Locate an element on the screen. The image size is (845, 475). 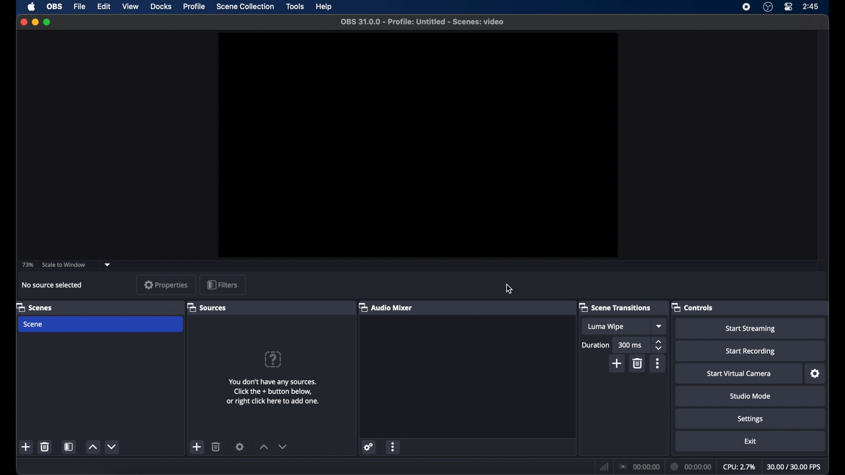
duration is located at coordinates (691, 466).